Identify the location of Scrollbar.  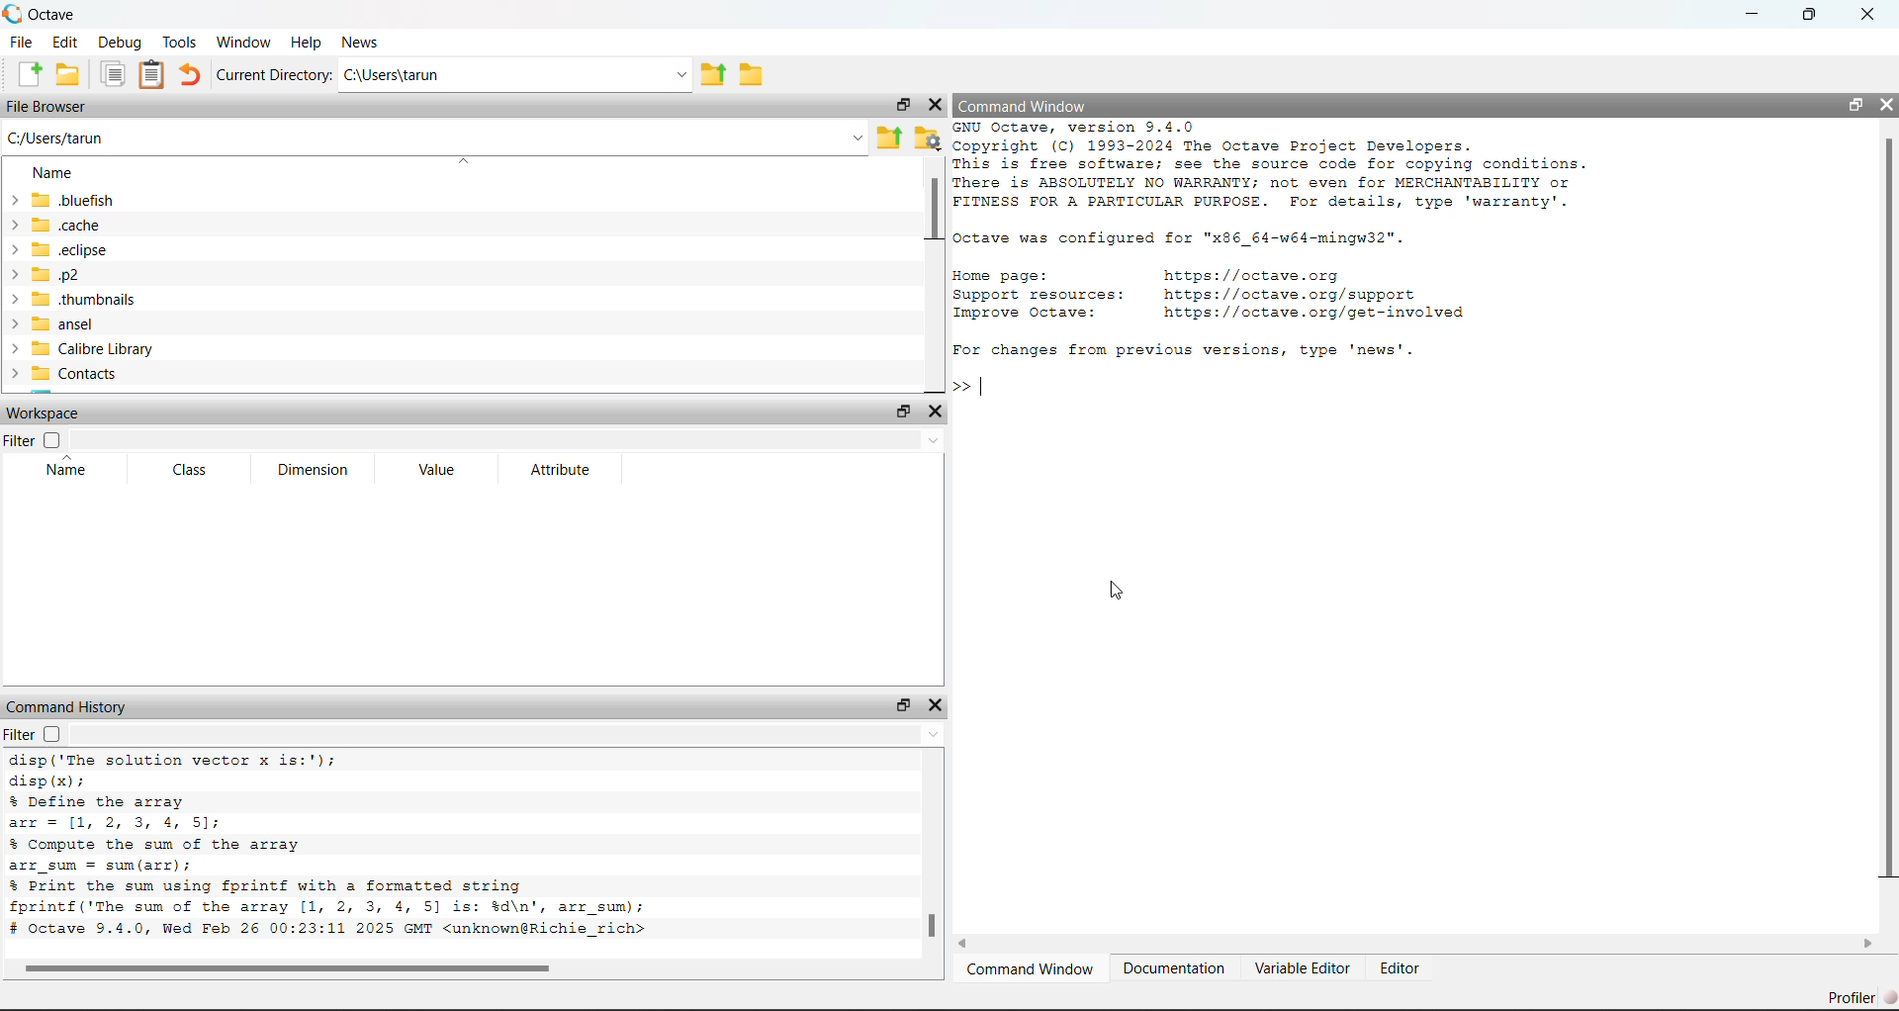
(930, 926).